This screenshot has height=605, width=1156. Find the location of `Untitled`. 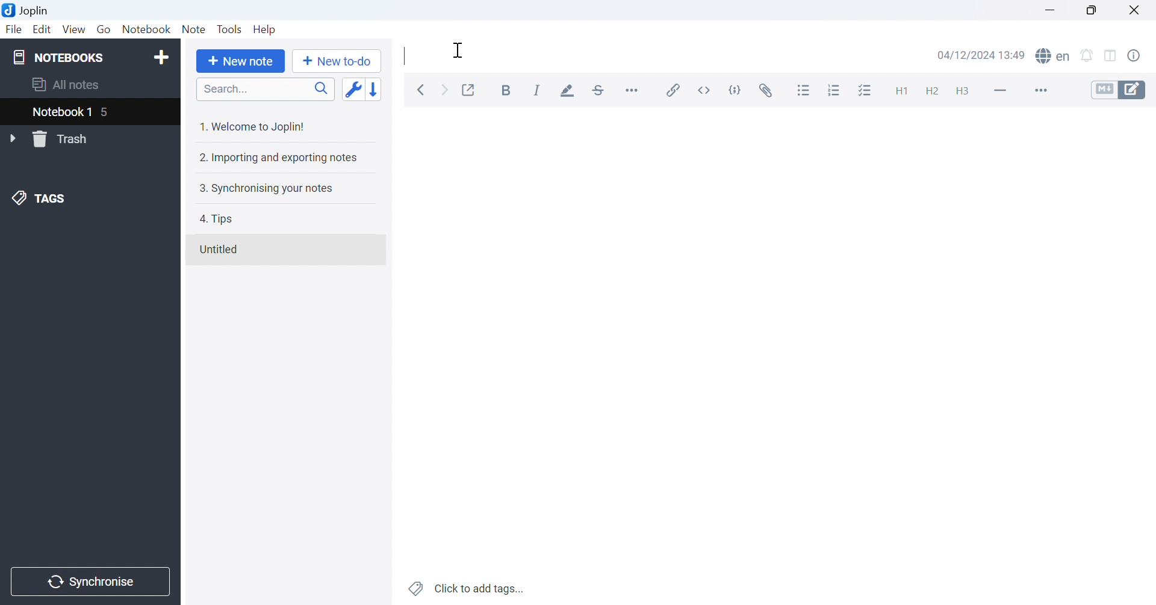

Untitled is located at coordinates (221, 250).